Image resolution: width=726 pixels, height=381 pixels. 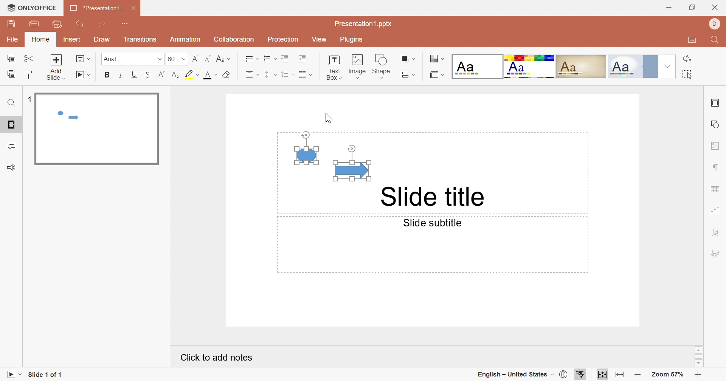 I want to click on Text Box, so click(x=335, y=68).